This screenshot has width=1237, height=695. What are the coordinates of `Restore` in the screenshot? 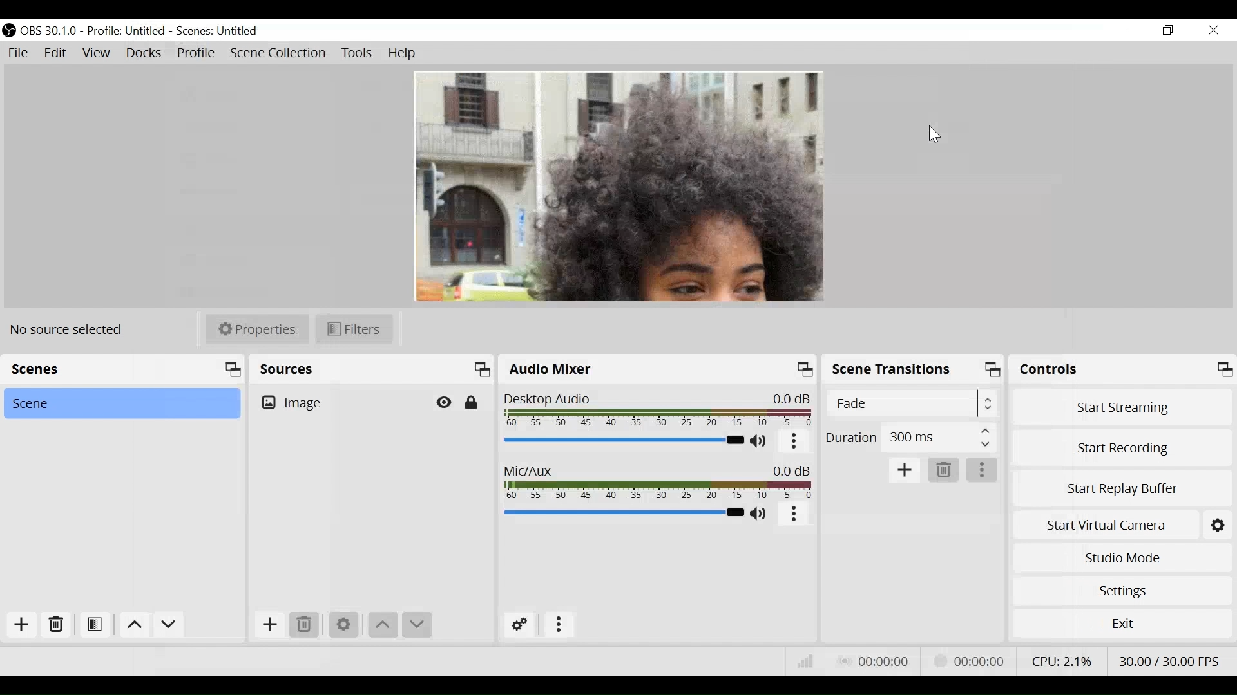 It's located at (1169, 30).